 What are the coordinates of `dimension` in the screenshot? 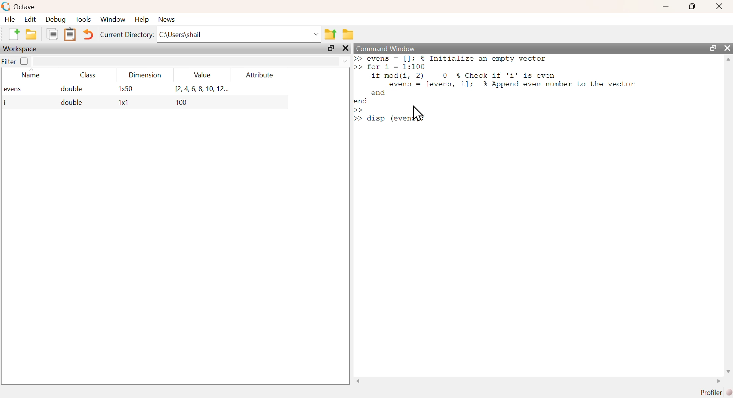 It's located at (143, 76).